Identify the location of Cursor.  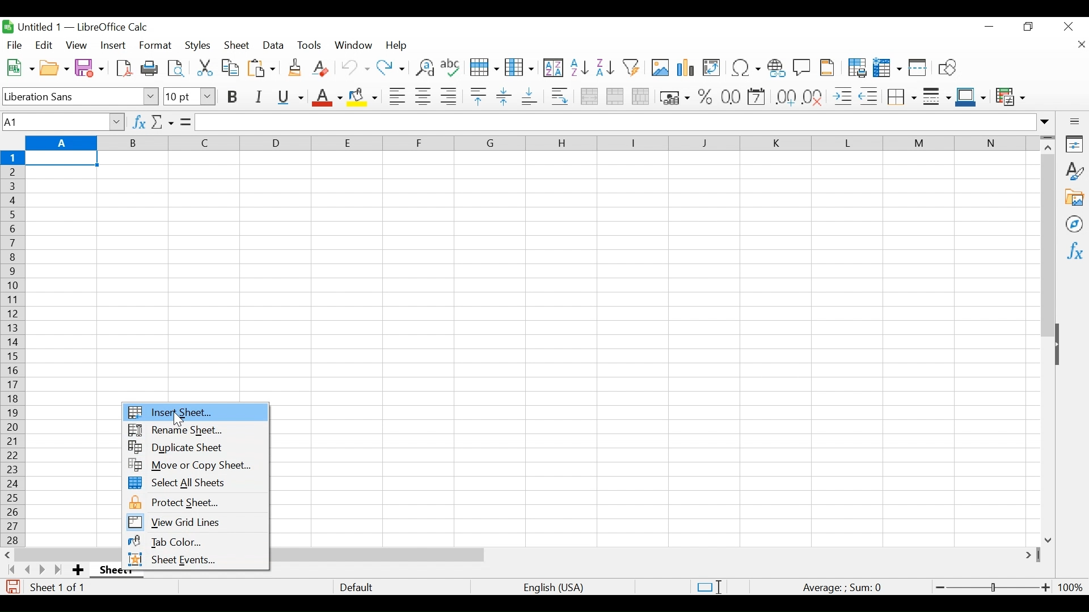
(180, 420).